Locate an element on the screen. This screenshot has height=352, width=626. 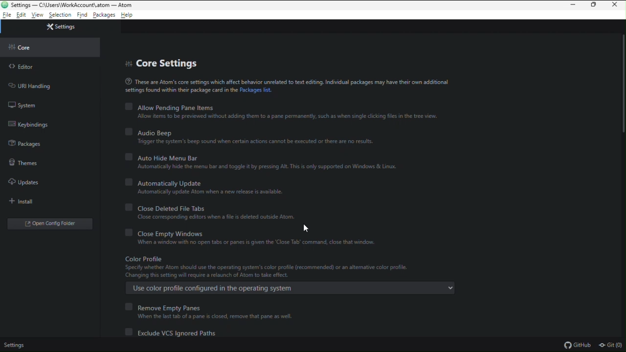
file name and file path is located at coordinates (68, 5).